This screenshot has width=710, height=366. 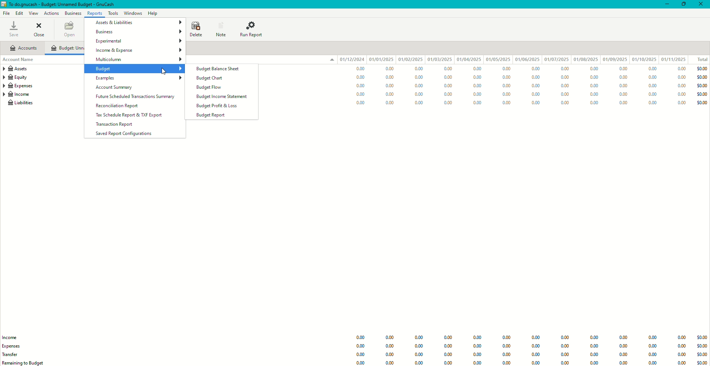 What do you see at coordinates (700, 355) in the screenshot?
I see `$0.00` at bounding box center [700, 355].